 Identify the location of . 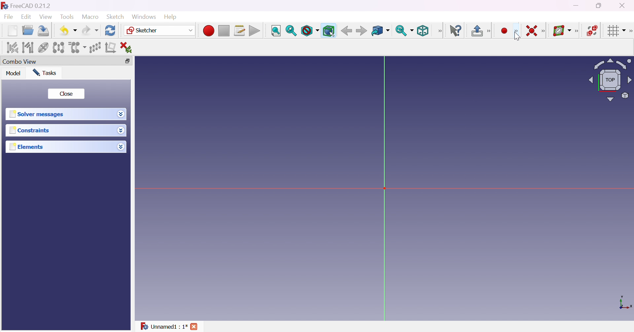
(405, 31).